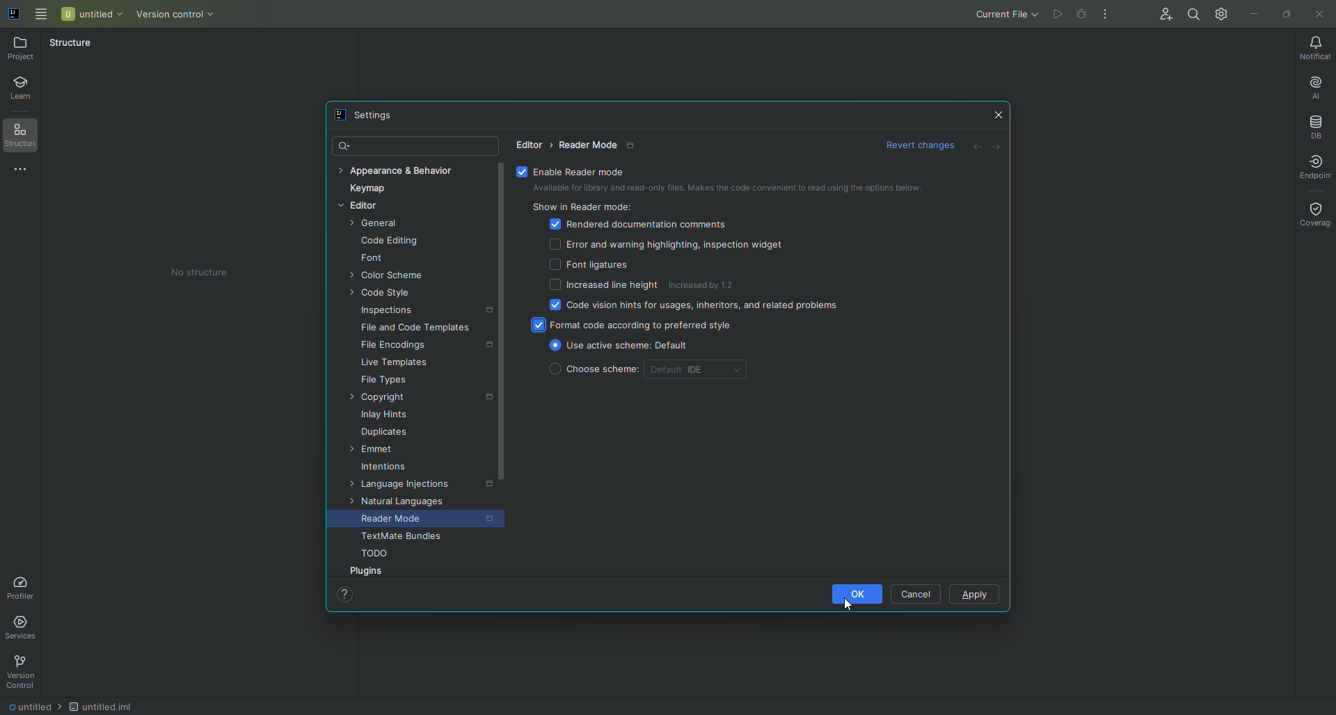  Describe the element at coordinates (666, 246) in the screenshot. I see `Error and warning` at that location.